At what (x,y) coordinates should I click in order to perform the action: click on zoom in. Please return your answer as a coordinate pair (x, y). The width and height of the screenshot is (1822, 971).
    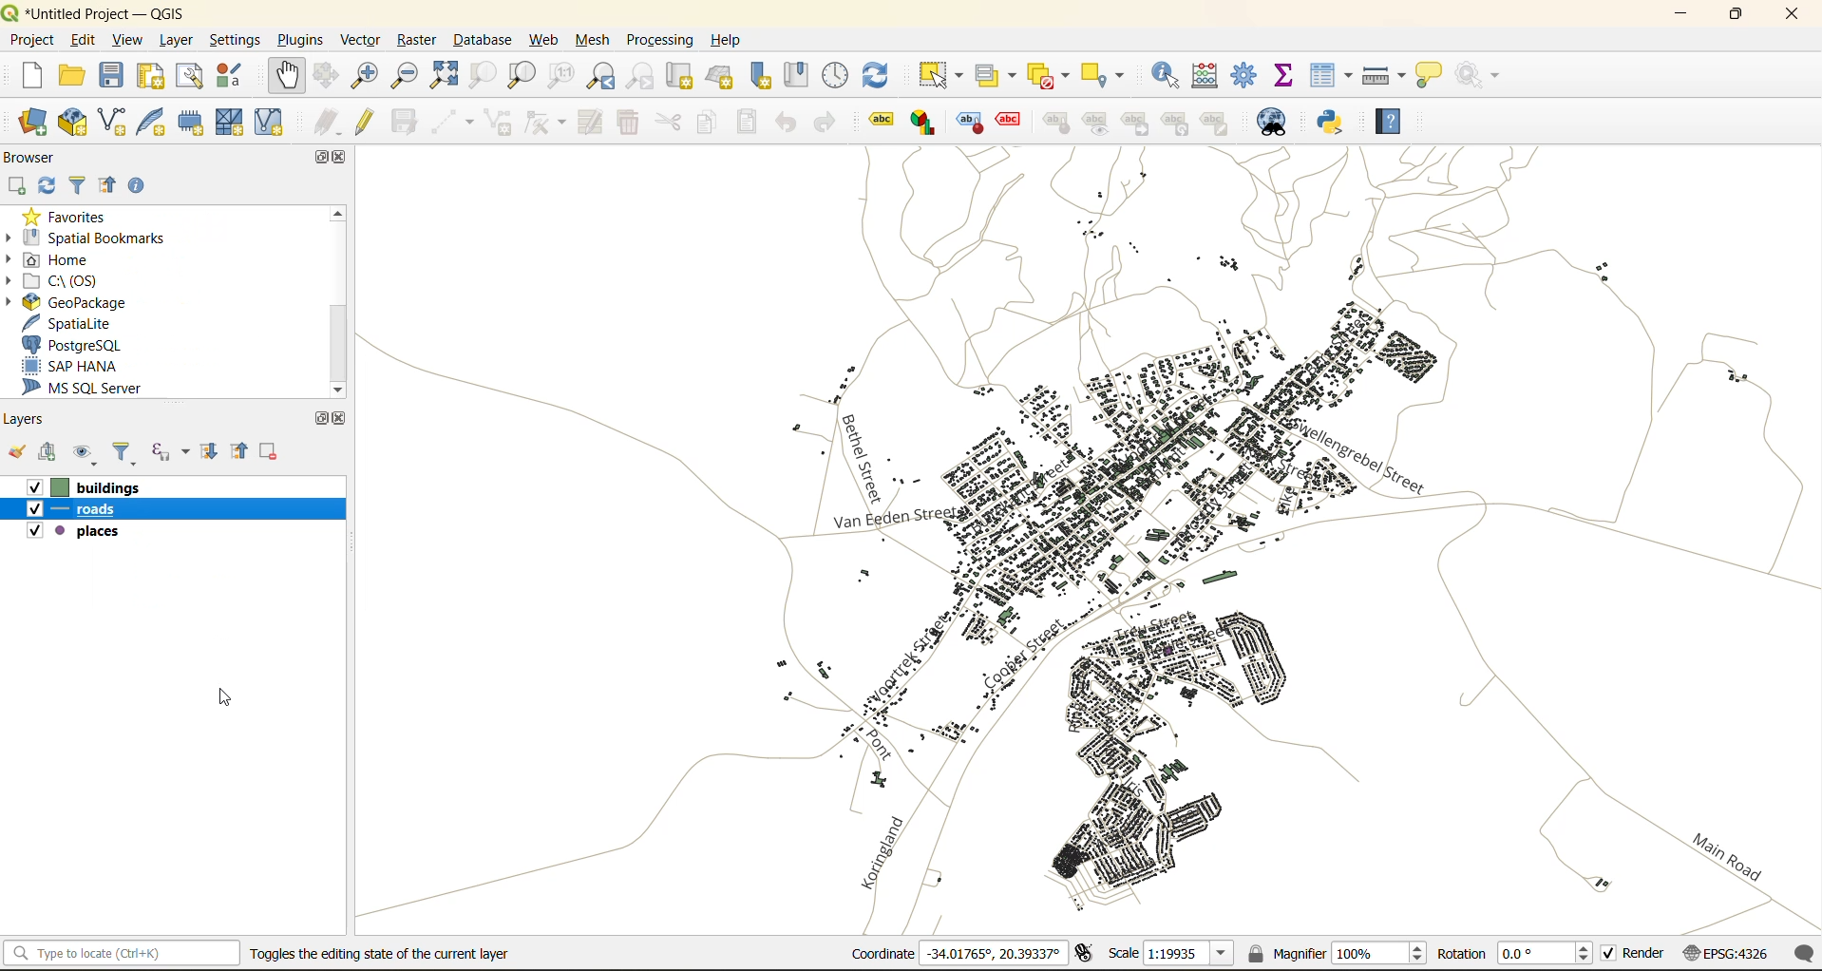
    Looking at the image, I should click on (364, 73).